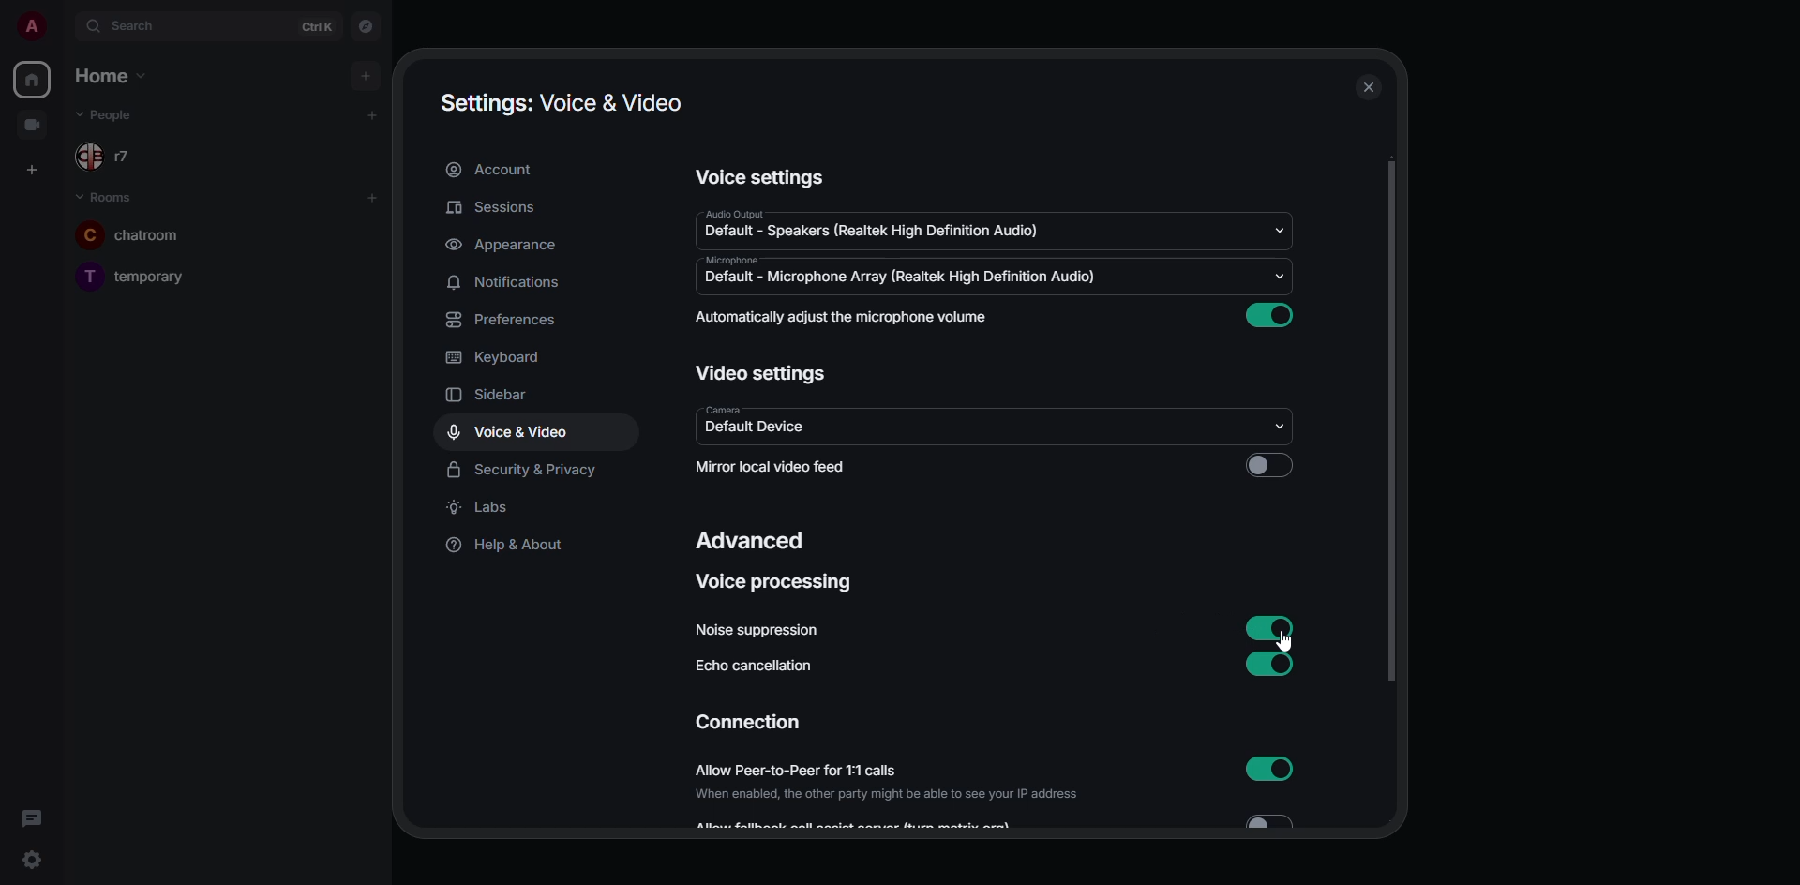 The image size is (1800, 885). Describe the element at coordinates (1271, 467) in the screenshot. I see `click to enable` at that location.